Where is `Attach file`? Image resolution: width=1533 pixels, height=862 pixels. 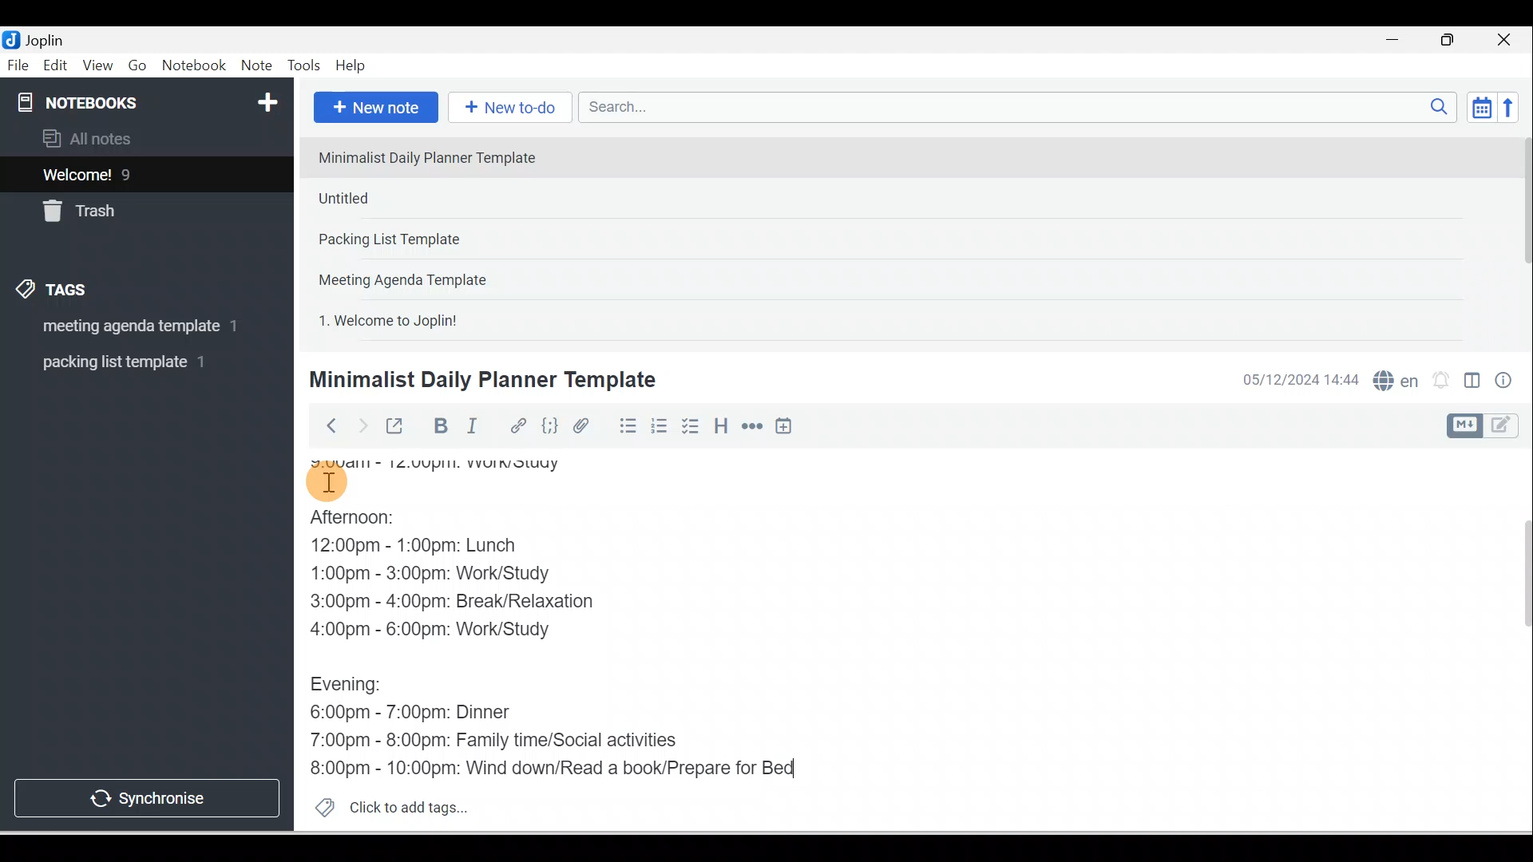 Attach file is located at coordinates (585, 425).